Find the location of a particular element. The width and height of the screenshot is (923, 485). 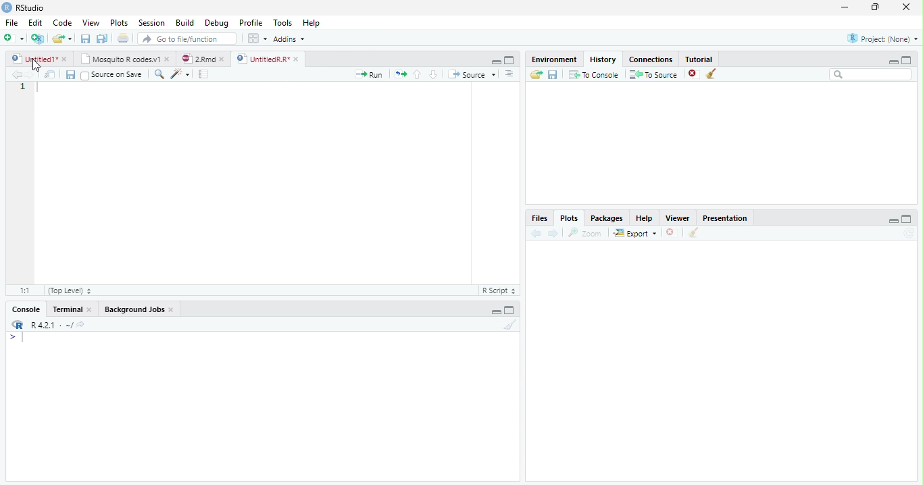

File is located at coordinates (11, 22).